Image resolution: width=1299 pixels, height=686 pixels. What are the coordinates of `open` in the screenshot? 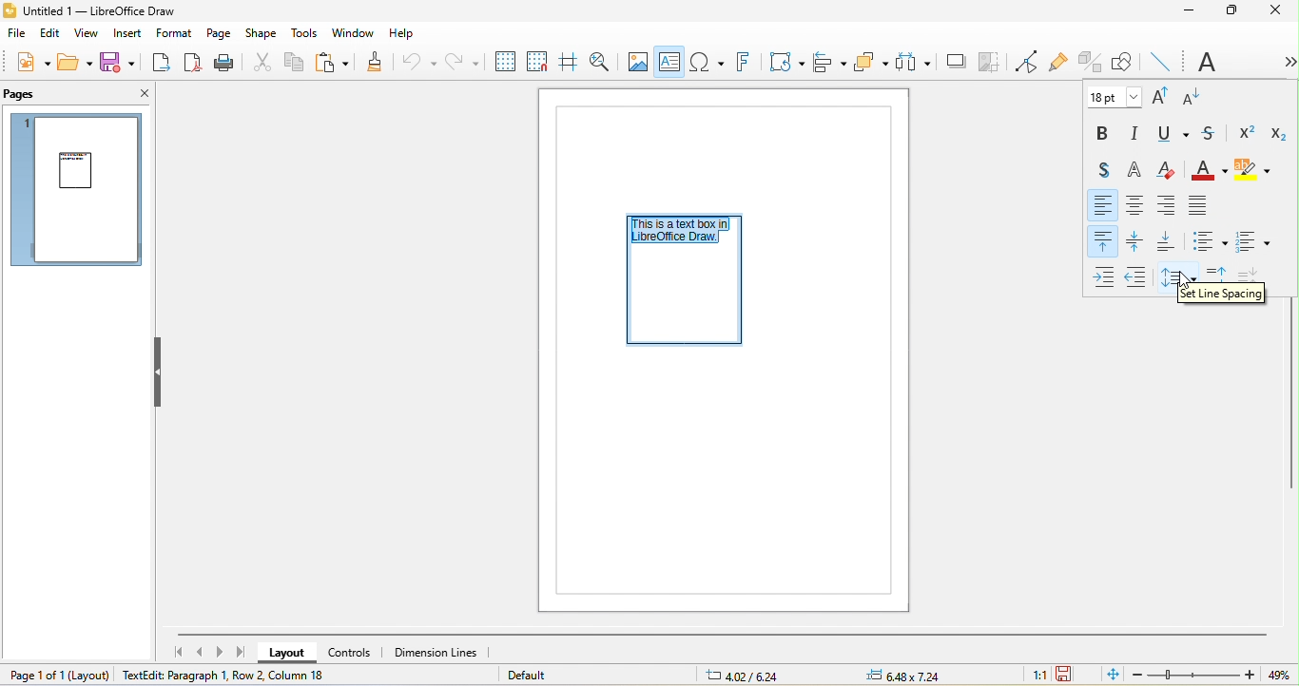 It's located at (74, 62).